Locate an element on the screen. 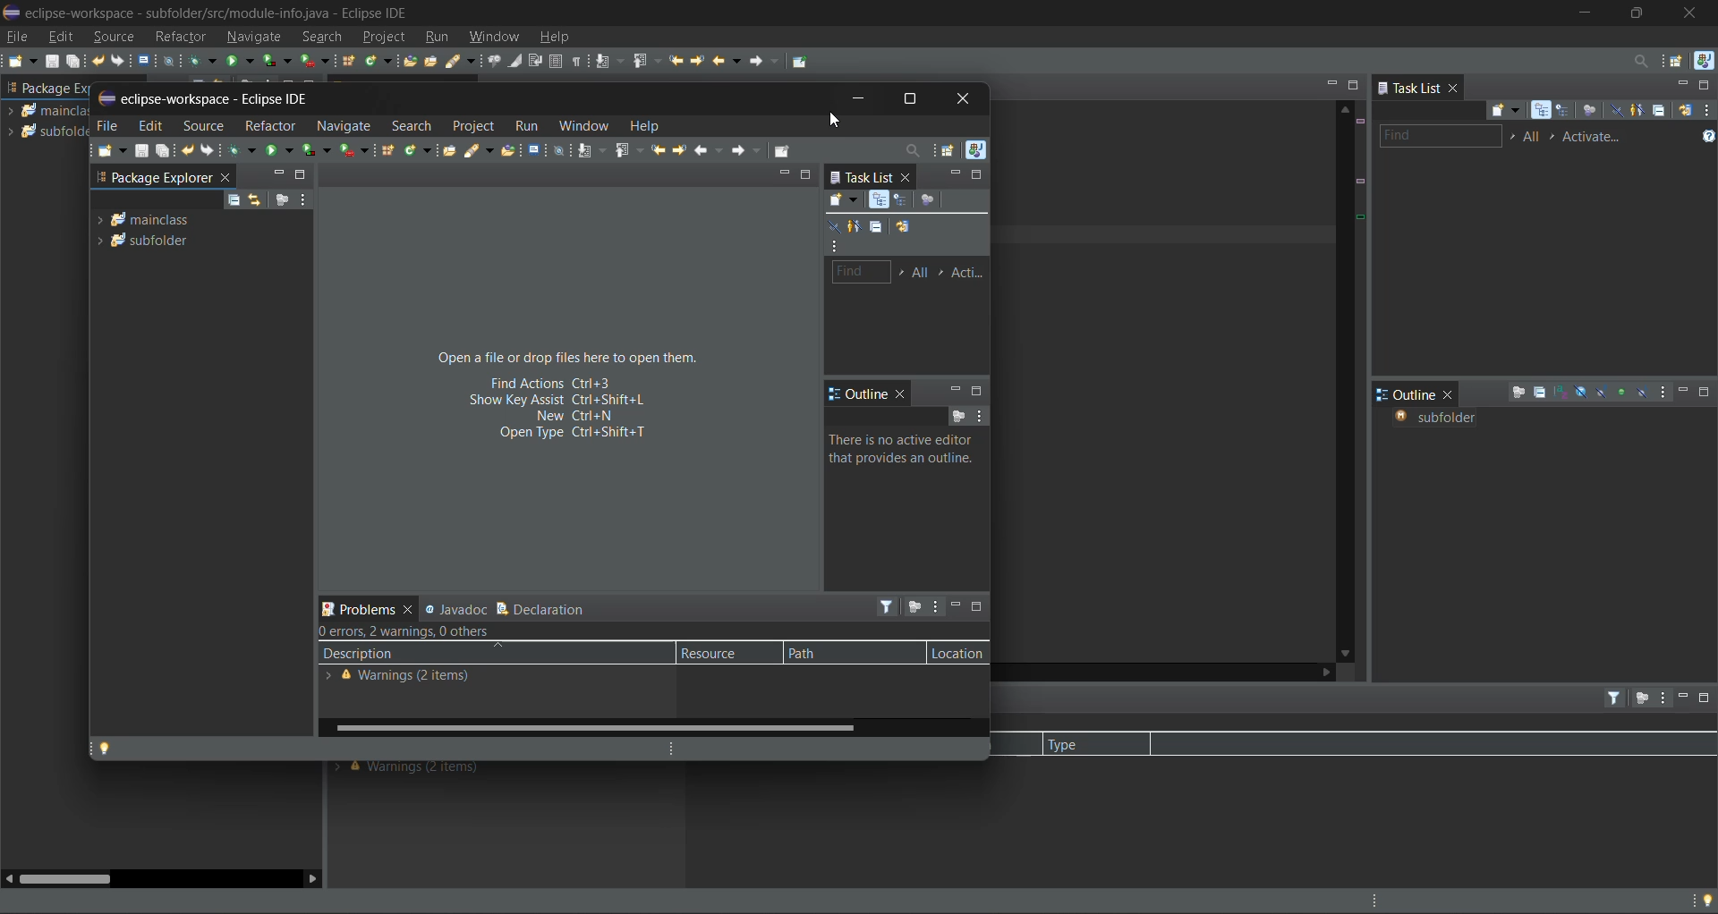 The image size is (1718, 914). new is located at coordinates (20, 62).